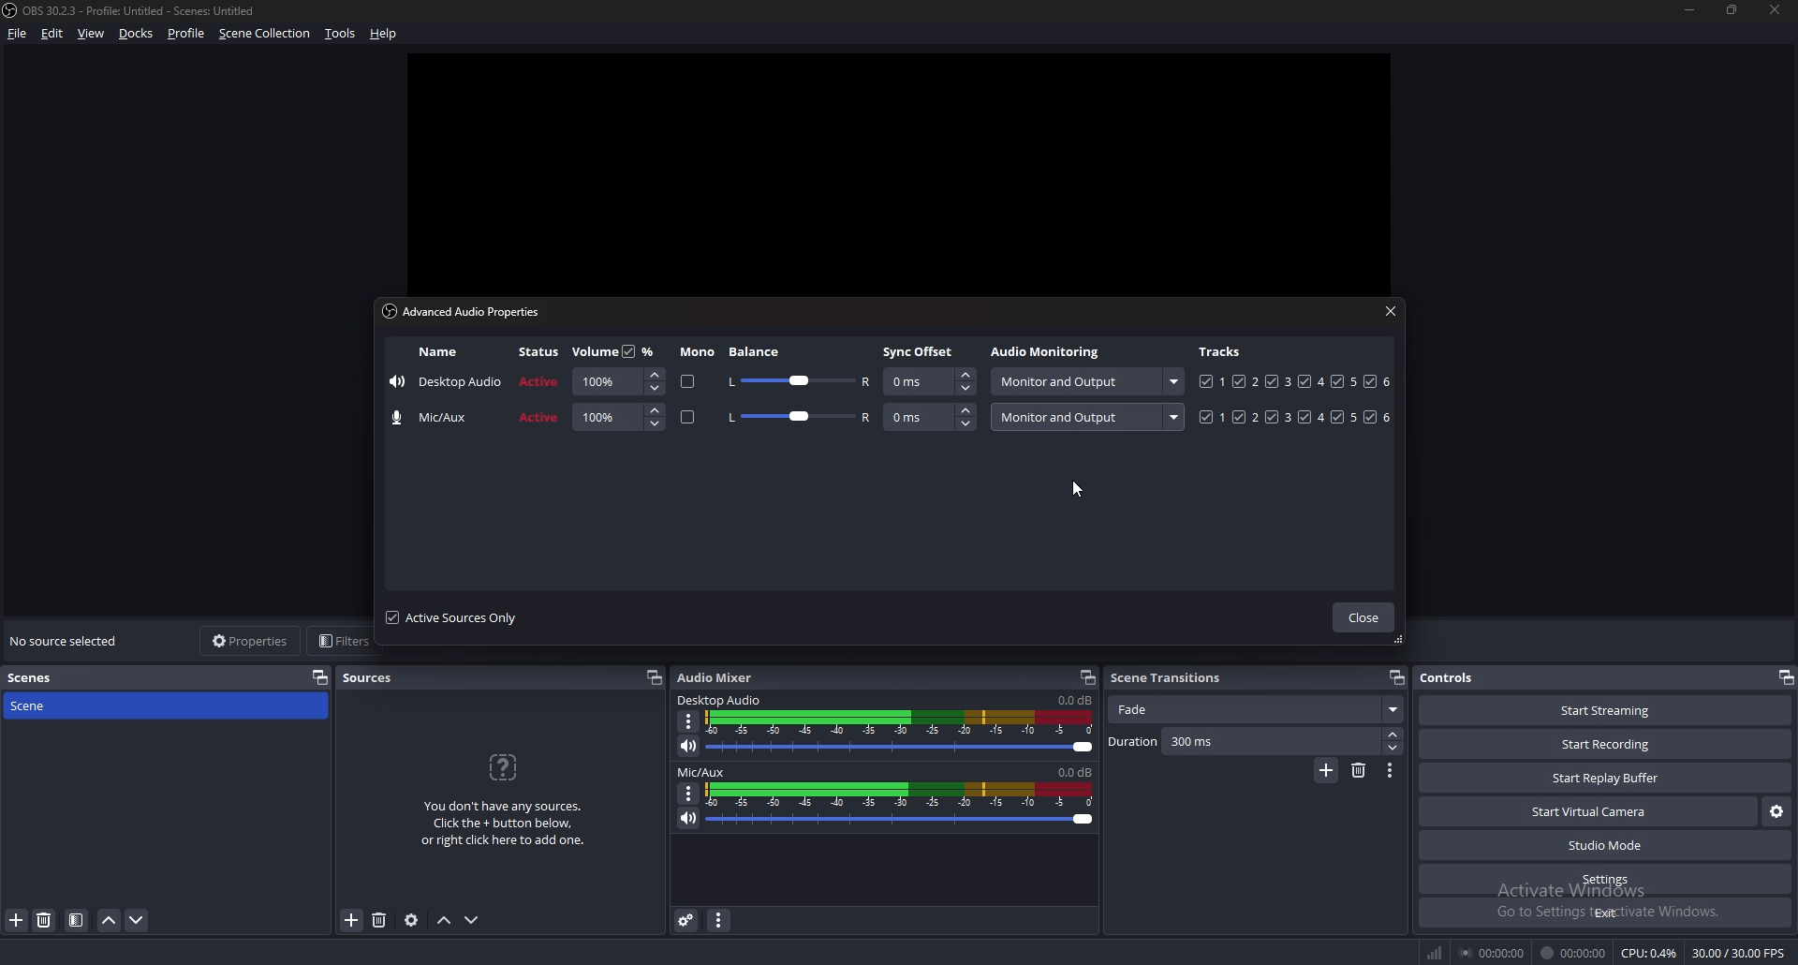 Image resolution: width=1798 pixels, height=965 pixels. I want to click on transition properties, so click(1390, 772).